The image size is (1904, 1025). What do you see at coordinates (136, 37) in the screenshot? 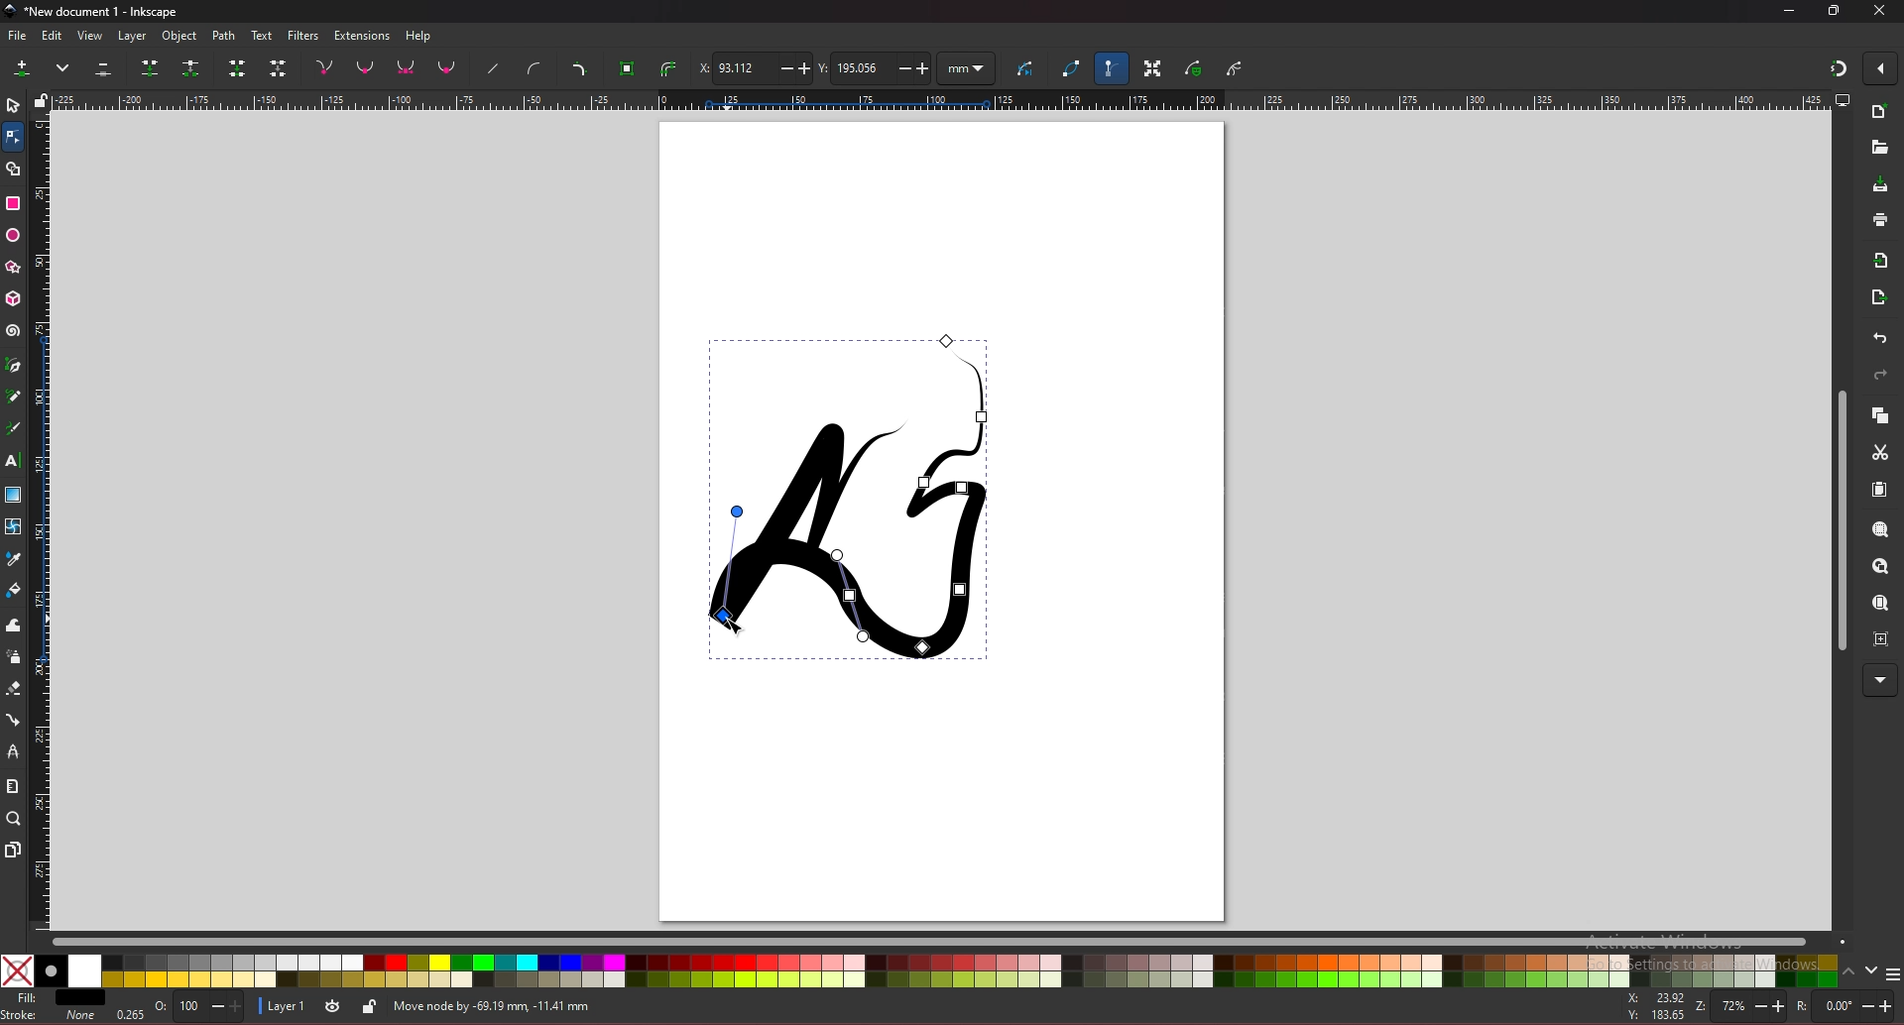
I see `layer` at bounding box center [136, 37].